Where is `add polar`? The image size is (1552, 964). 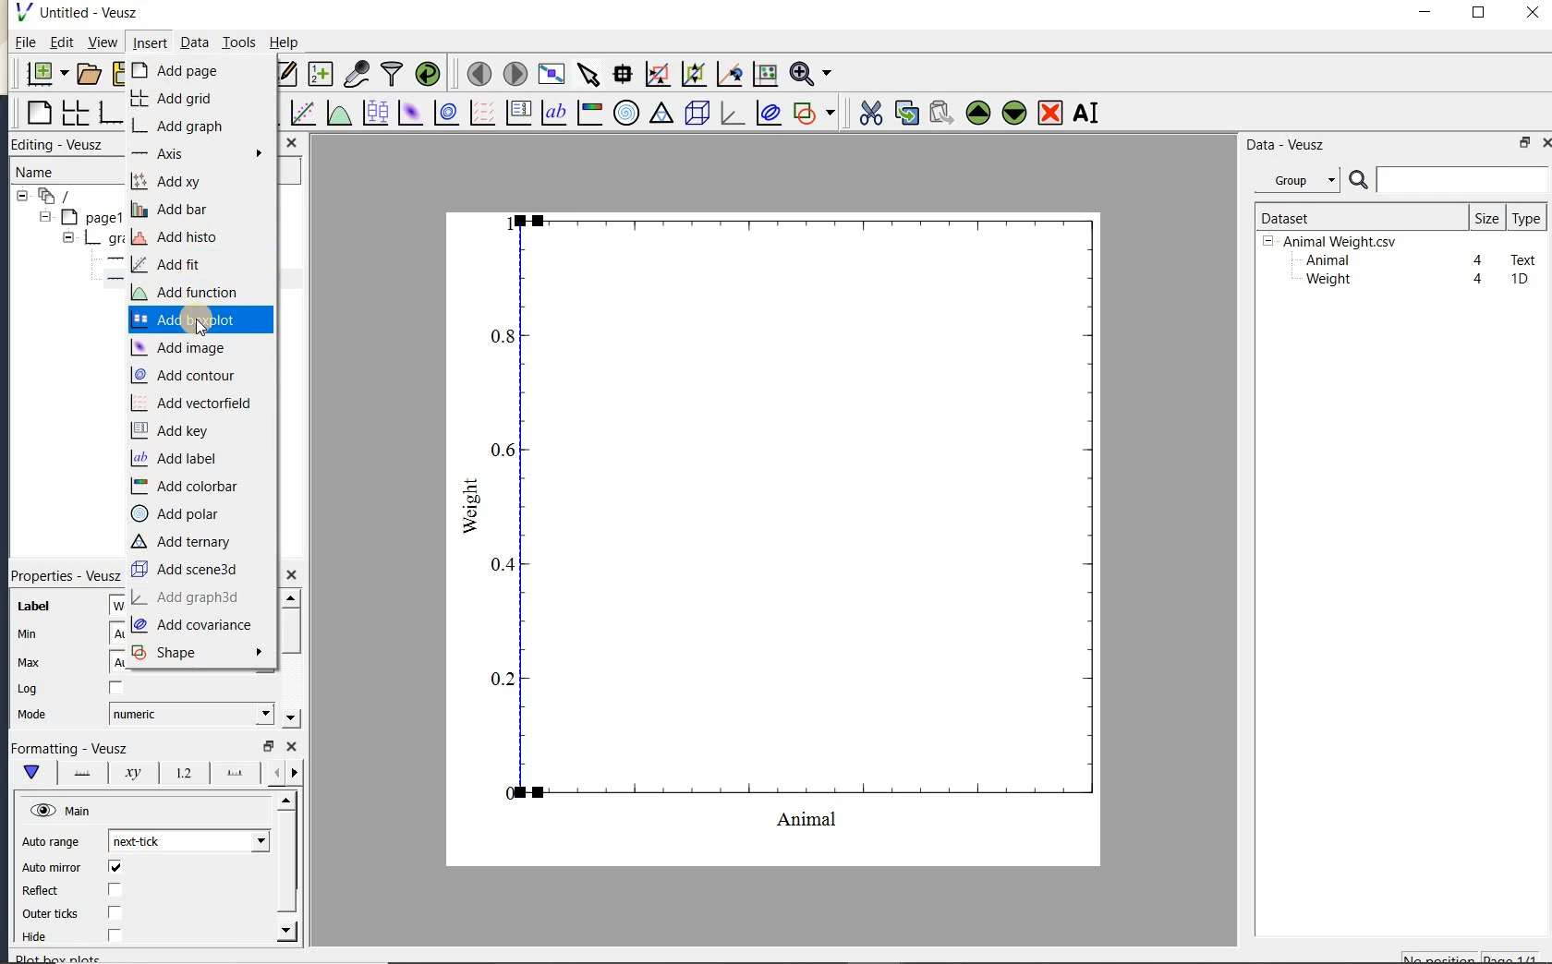
add polar is located at coordinates (179, 514).